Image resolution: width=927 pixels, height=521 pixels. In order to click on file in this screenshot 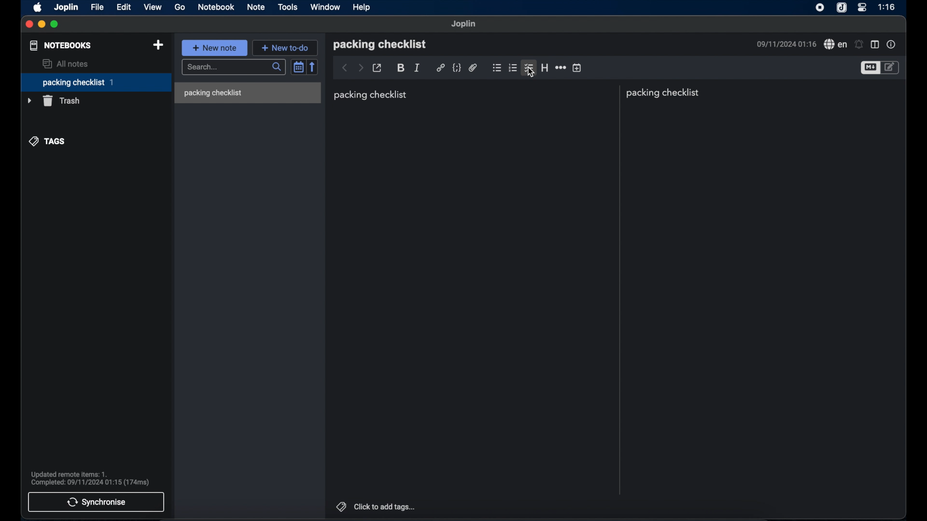, I will do `click(98, 7)`.